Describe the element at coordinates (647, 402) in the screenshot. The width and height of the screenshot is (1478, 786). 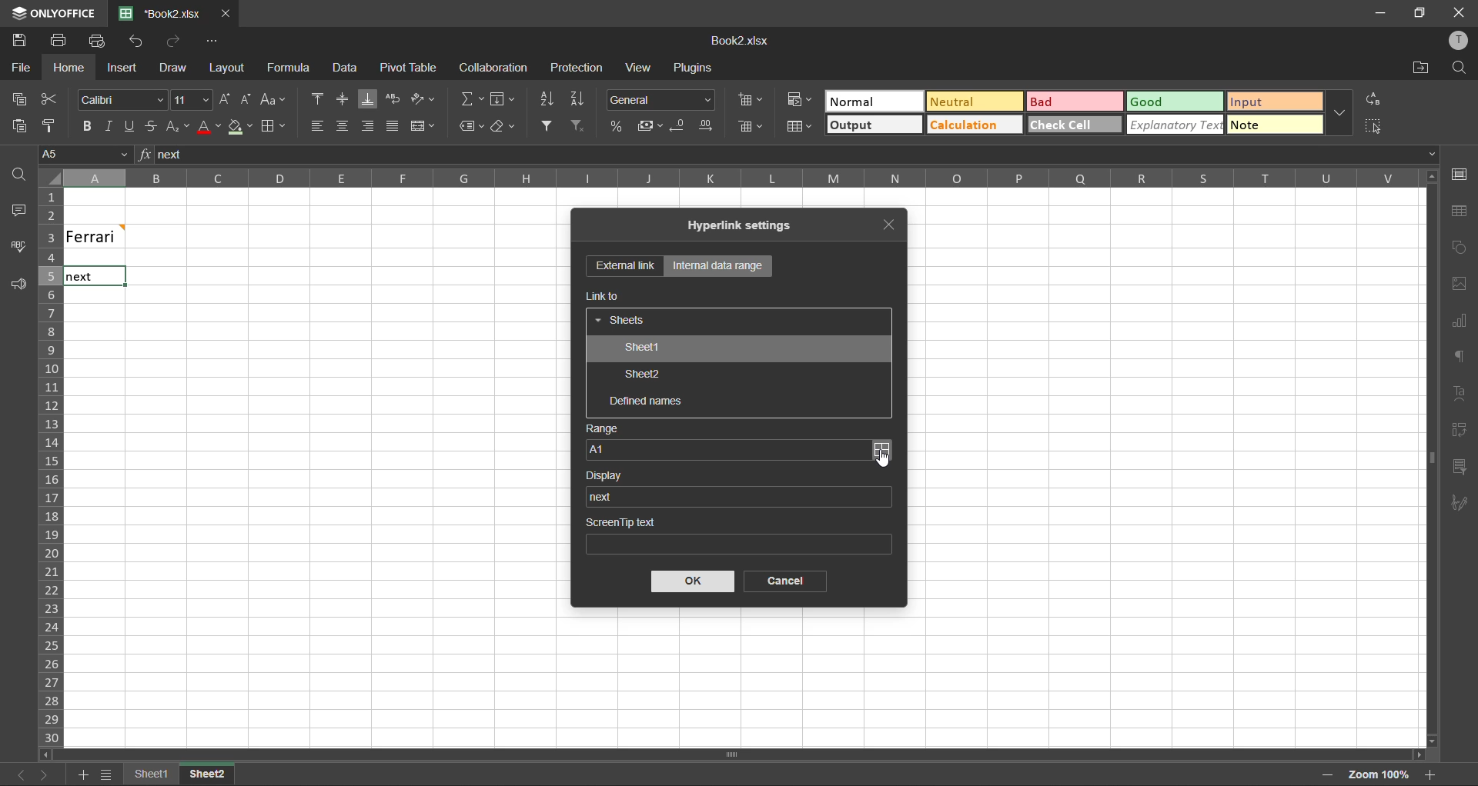
I see `defined names` at that location.